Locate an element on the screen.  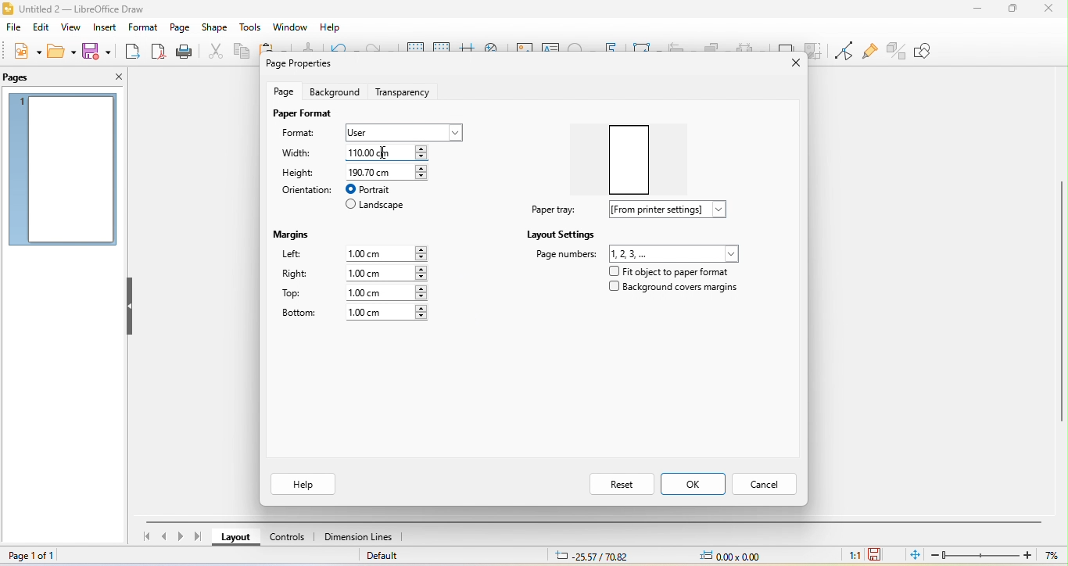
width is located at coordinates (302, 154).